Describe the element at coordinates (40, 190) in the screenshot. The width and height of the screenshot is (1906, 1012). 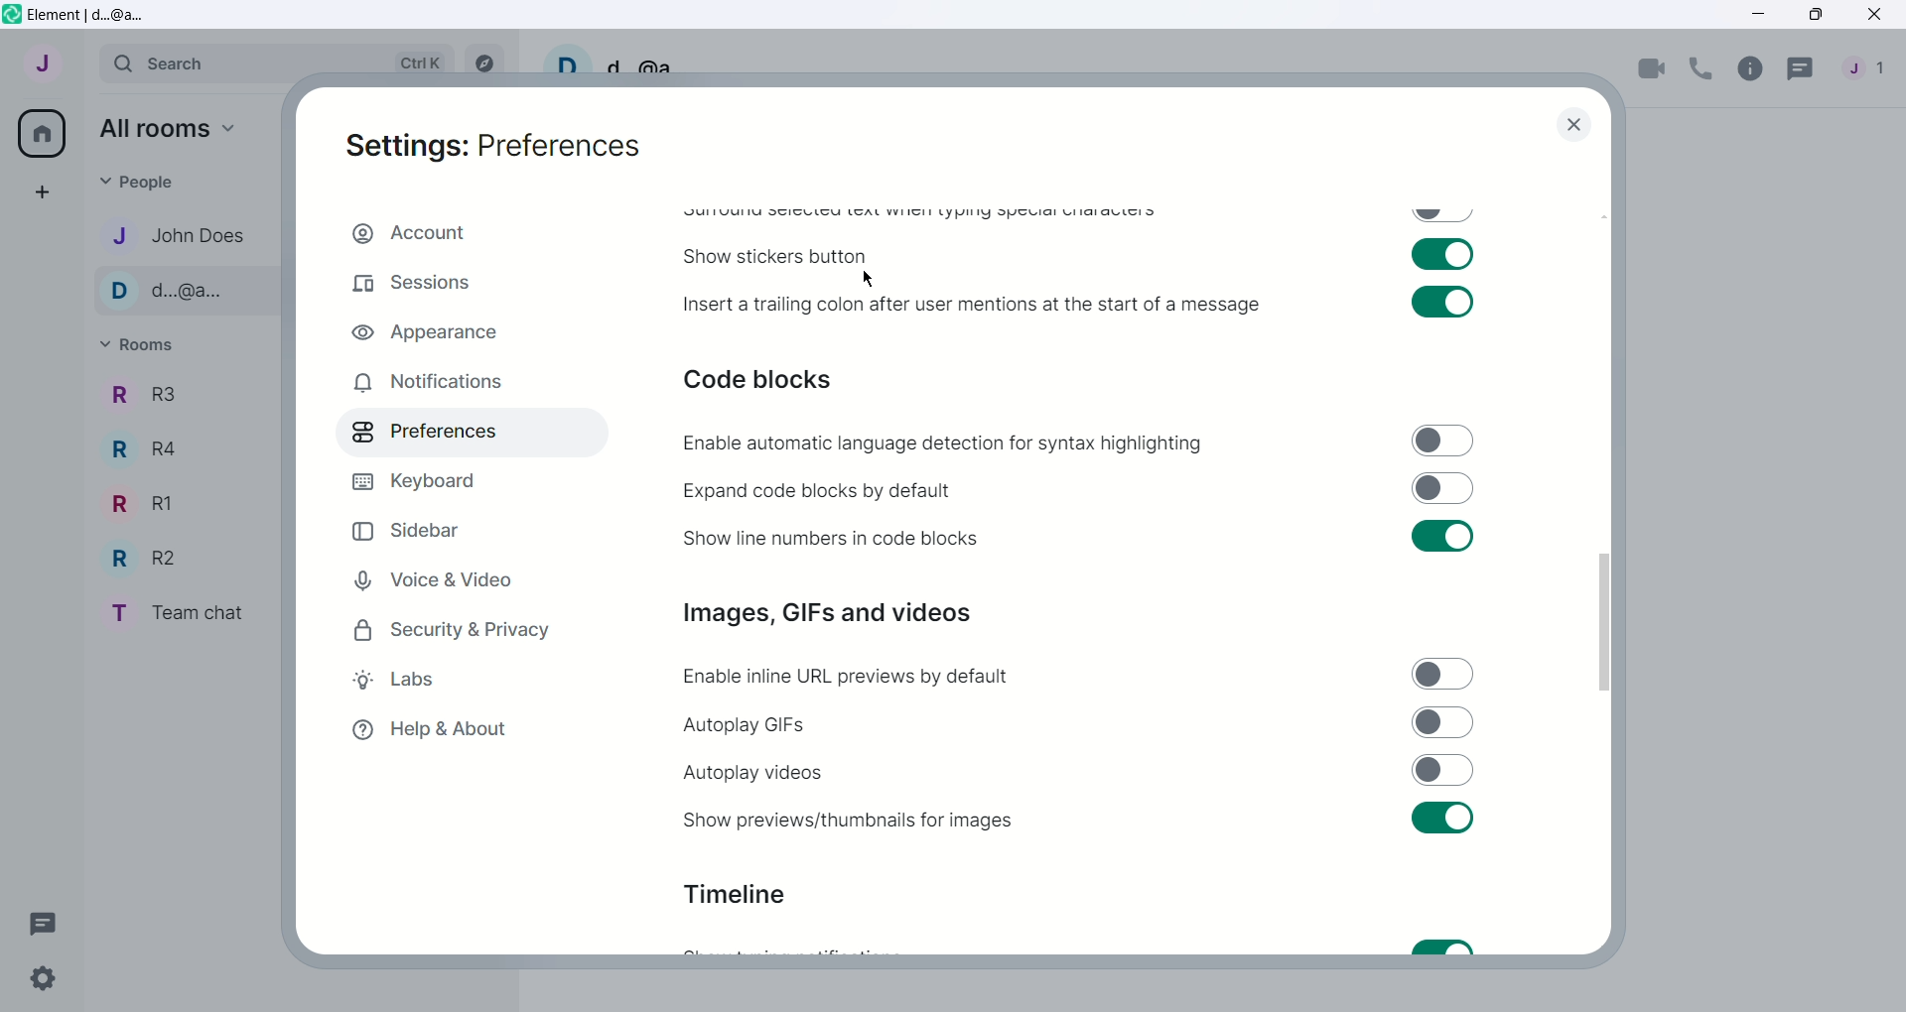
I see `Create a space` at that location.